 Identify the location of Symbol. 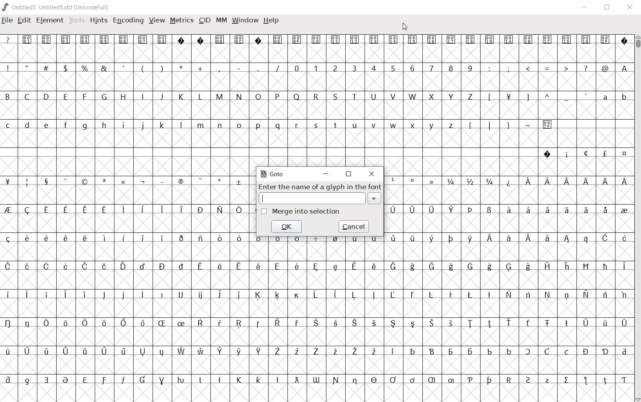
(624, 40).